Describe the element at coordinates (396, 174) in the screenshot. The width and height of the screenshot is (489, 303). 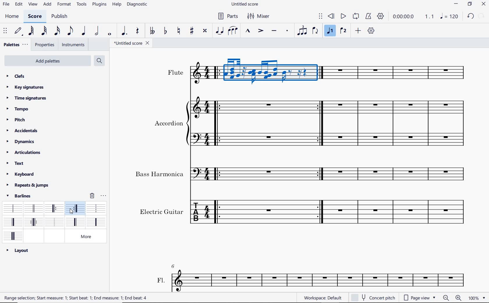
I see `Instrument: Electric guitar` at that location.